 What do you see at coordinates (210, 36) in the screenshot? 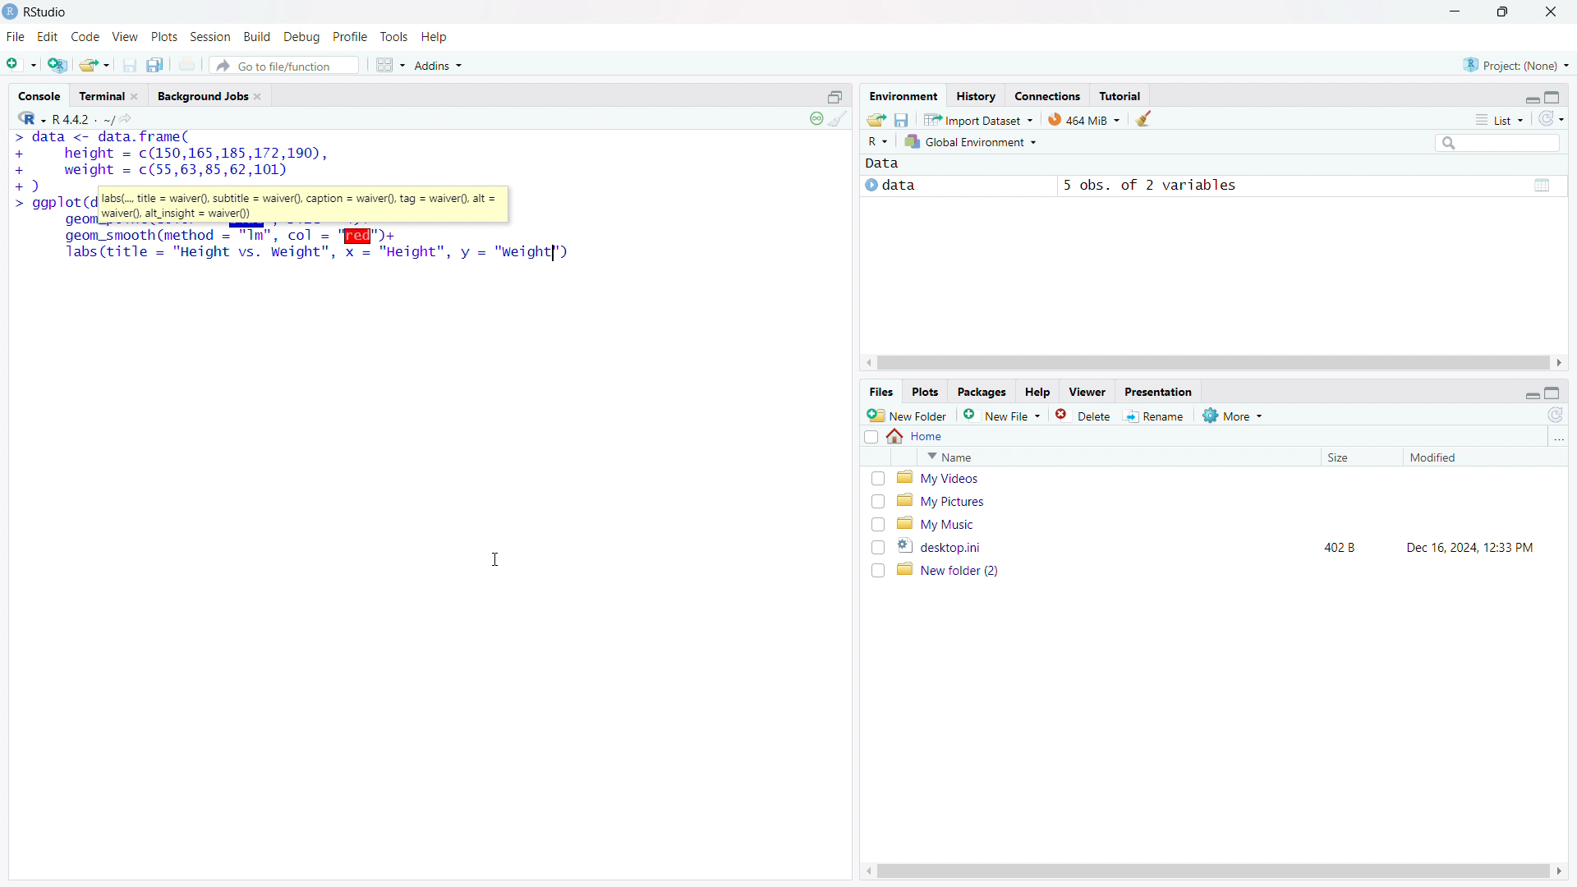
I see `session` at bounding box center [210, 36].